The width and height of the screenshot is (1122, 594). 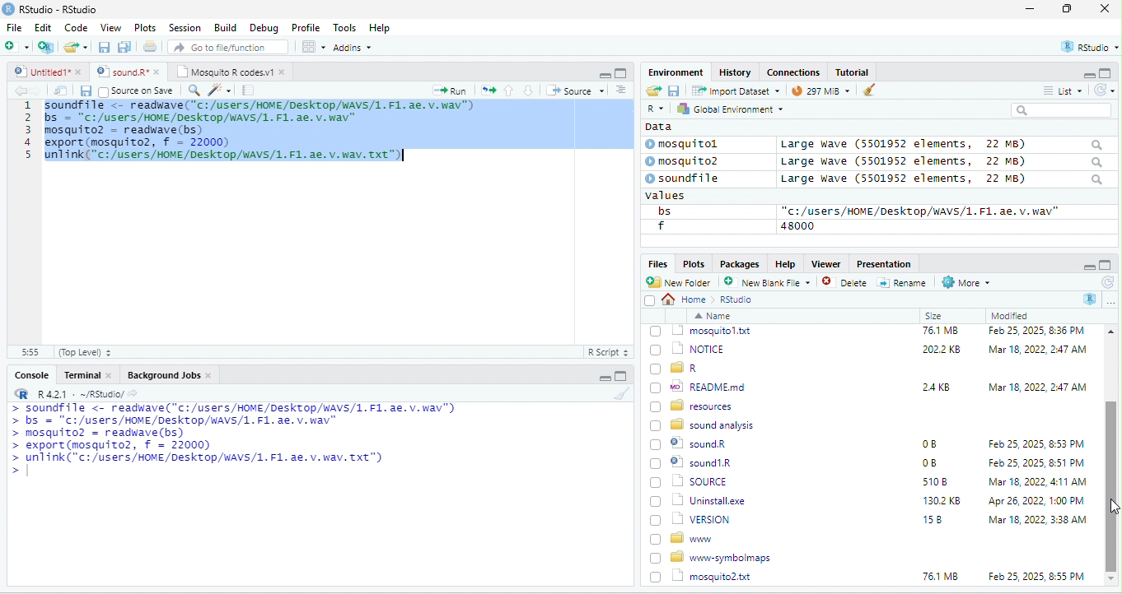 What do you see at coordinates (44, 27) in the screenshot?
I see `Edit` at bounding box center [44, 27].